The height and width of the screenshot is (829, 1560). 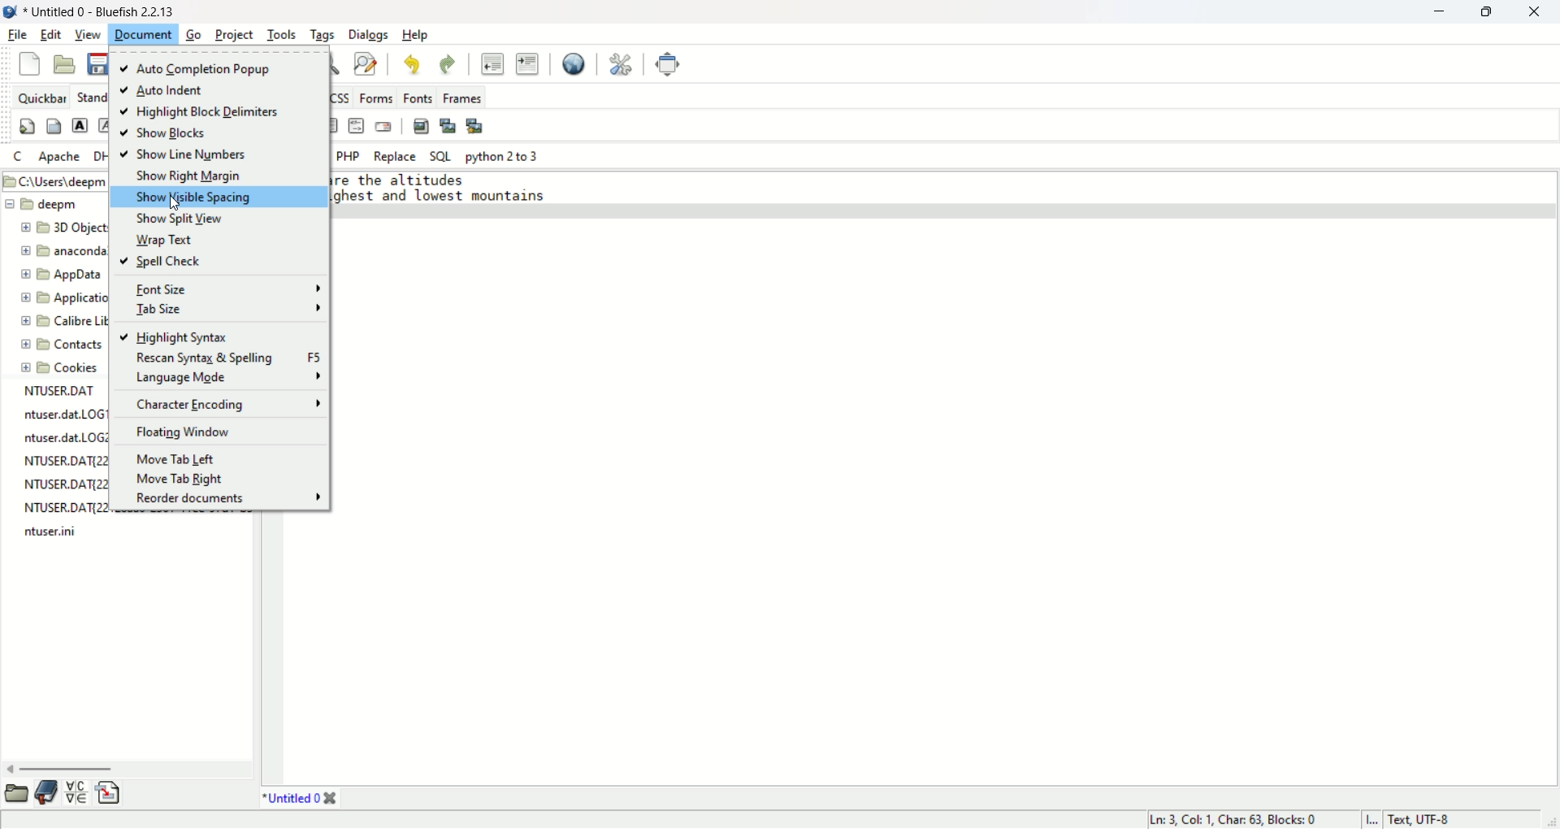 What do you see at coordinates (323, 35) in the screenshot?
I see `tags` at bounding box center [323, 35].